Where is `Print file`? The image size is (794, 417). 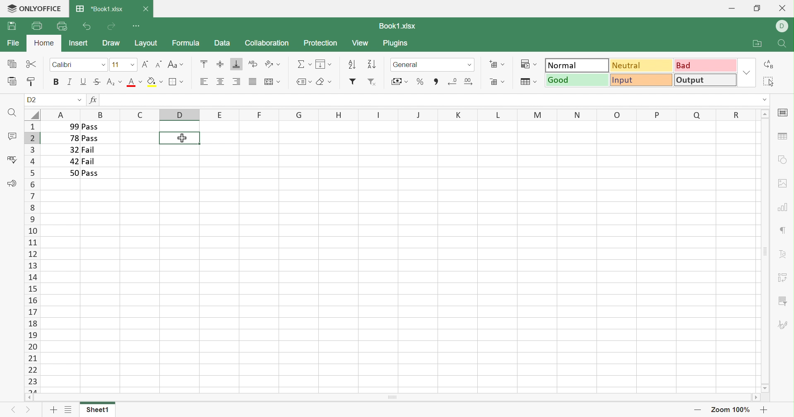 Print file is located at coordinates (37, 26).